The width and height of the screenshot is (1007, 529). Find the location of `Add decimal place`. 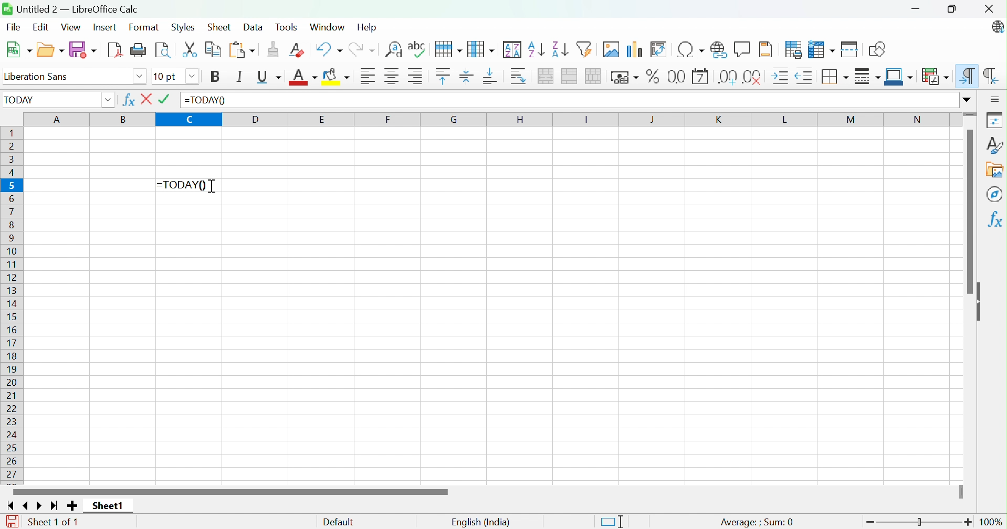

Add decimal place is located at coordinates (727, 78).